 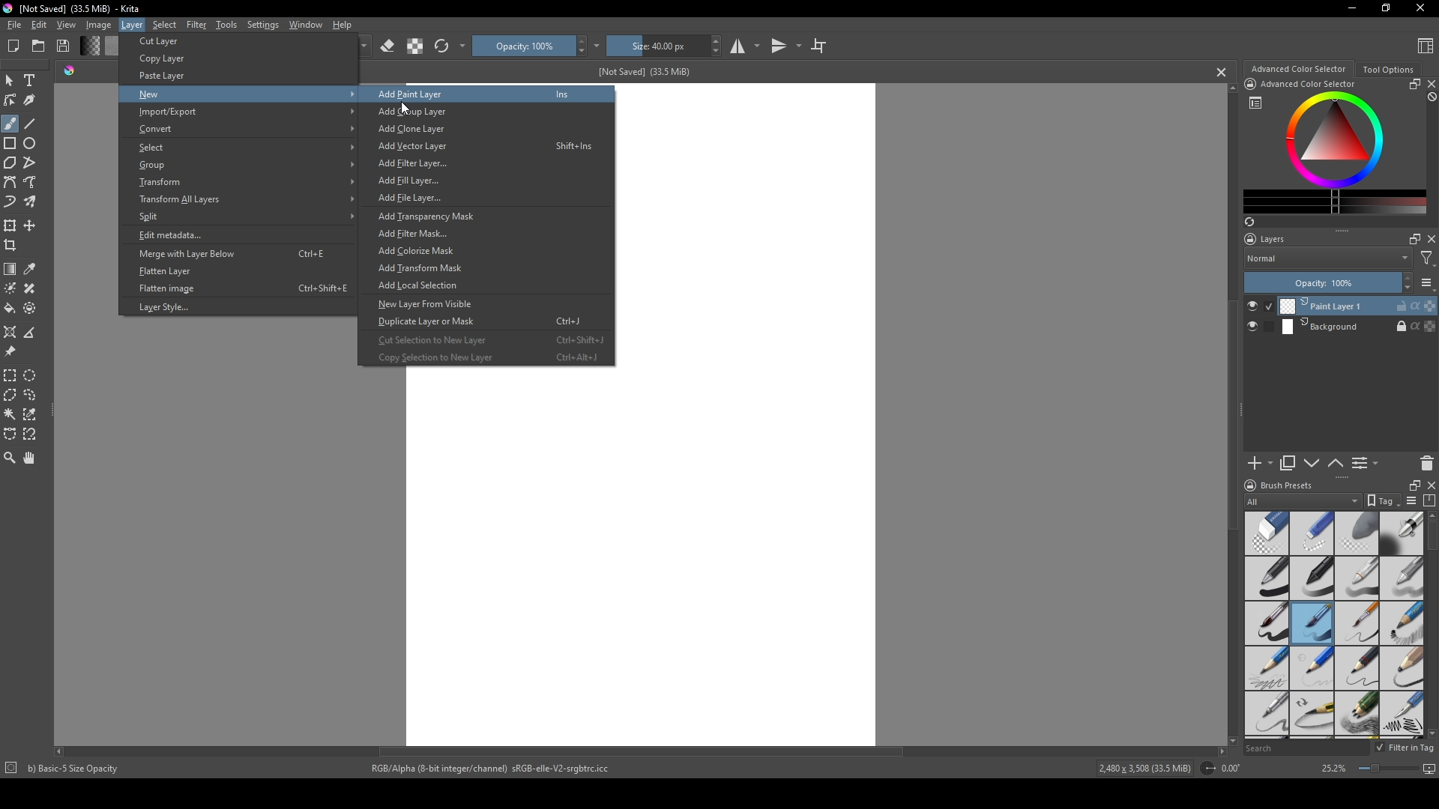 What do you see at coordinates (245, 112) in the screenshot?
I see `Import/Export ` at bounding box center [245, 112].